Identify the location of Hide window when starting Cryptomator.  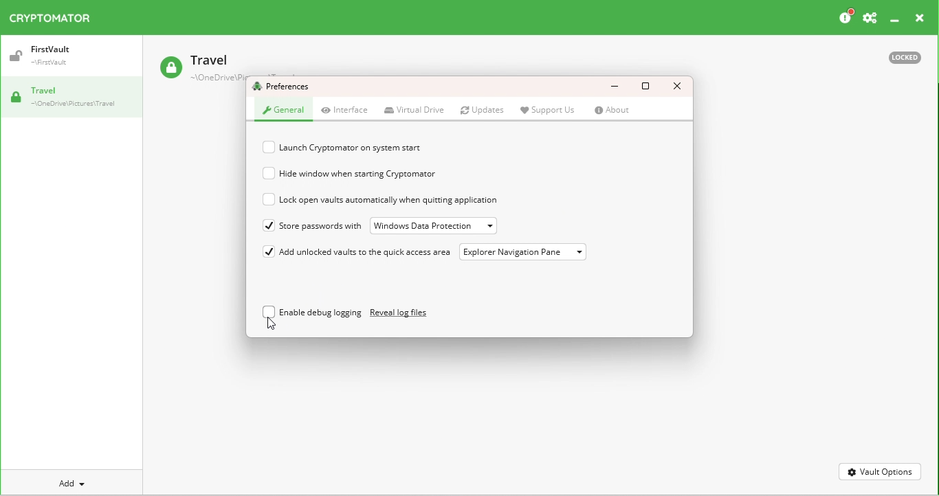
(382, 174).